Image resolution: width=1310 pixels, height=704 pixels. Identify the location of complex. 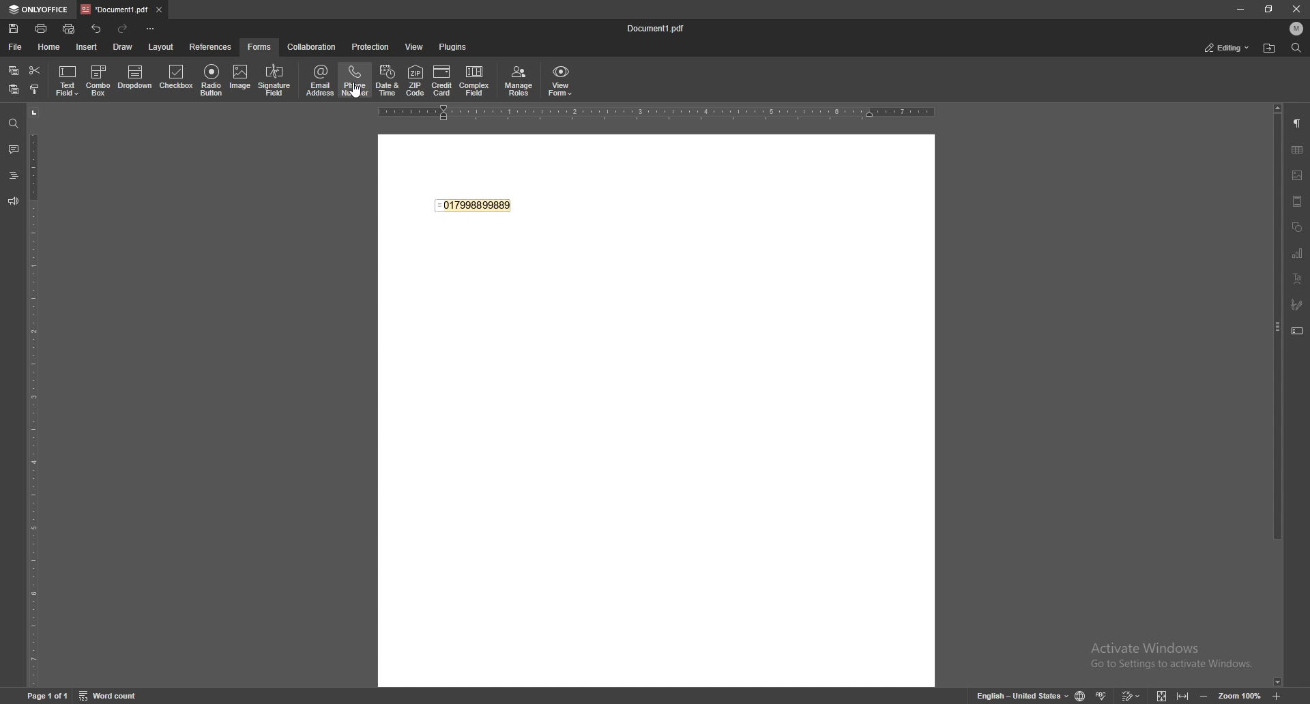
(474, 80).